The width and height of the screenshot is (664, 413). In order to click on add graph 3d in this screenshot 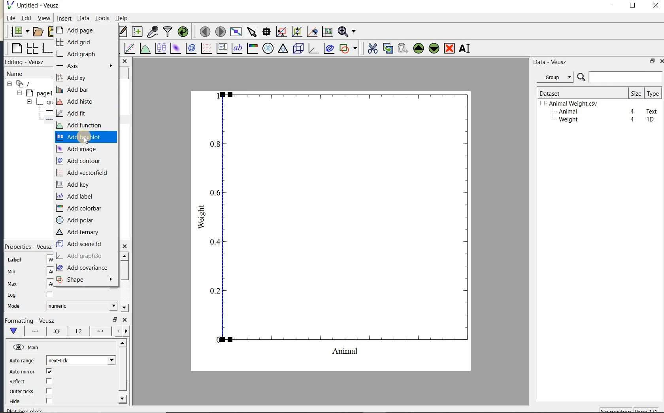, I will do `click(80, 256)`.